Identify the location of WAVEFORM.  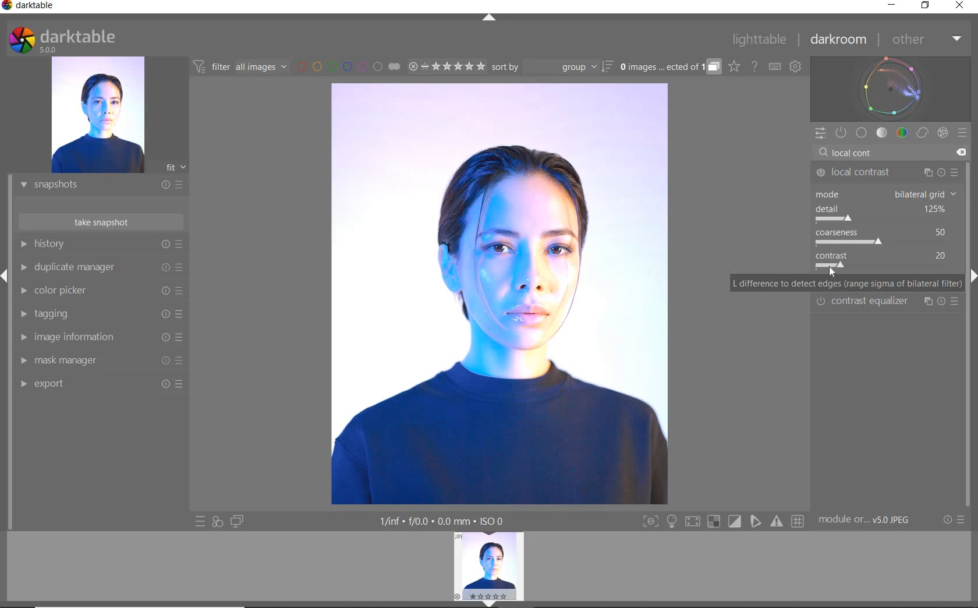
(891, 88).